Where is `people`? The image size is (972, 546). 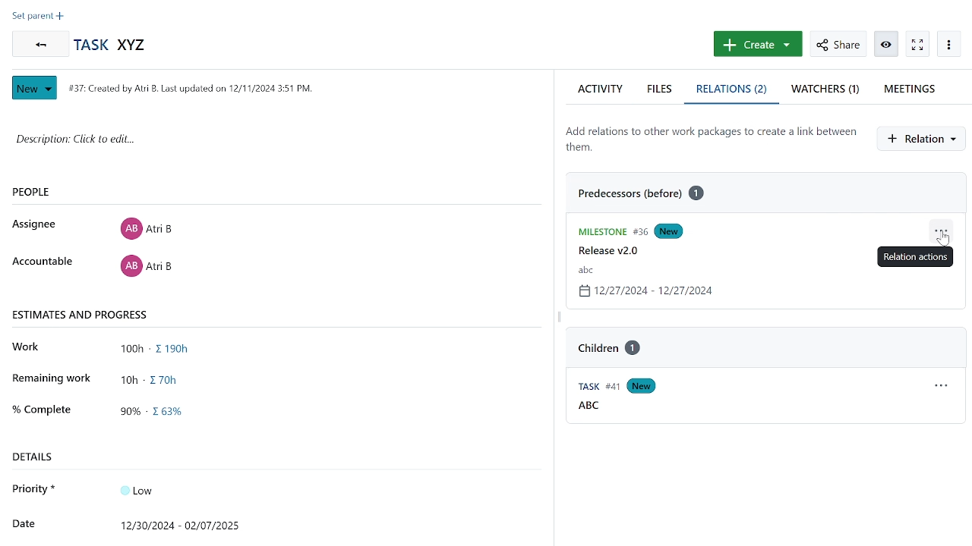
people is located at coordinates (56, 193).